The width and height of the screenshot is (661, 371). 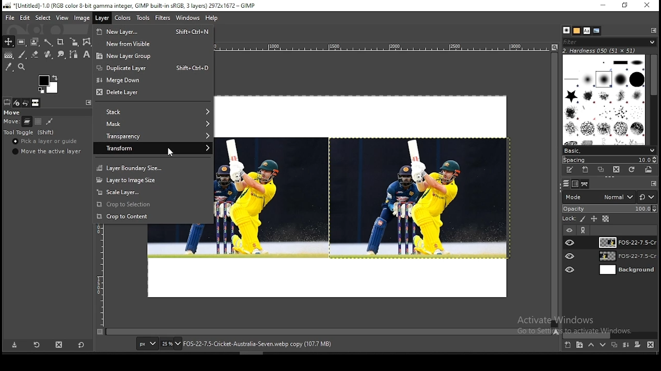 I want to click on layer to image size, so click(x=153, y=179).